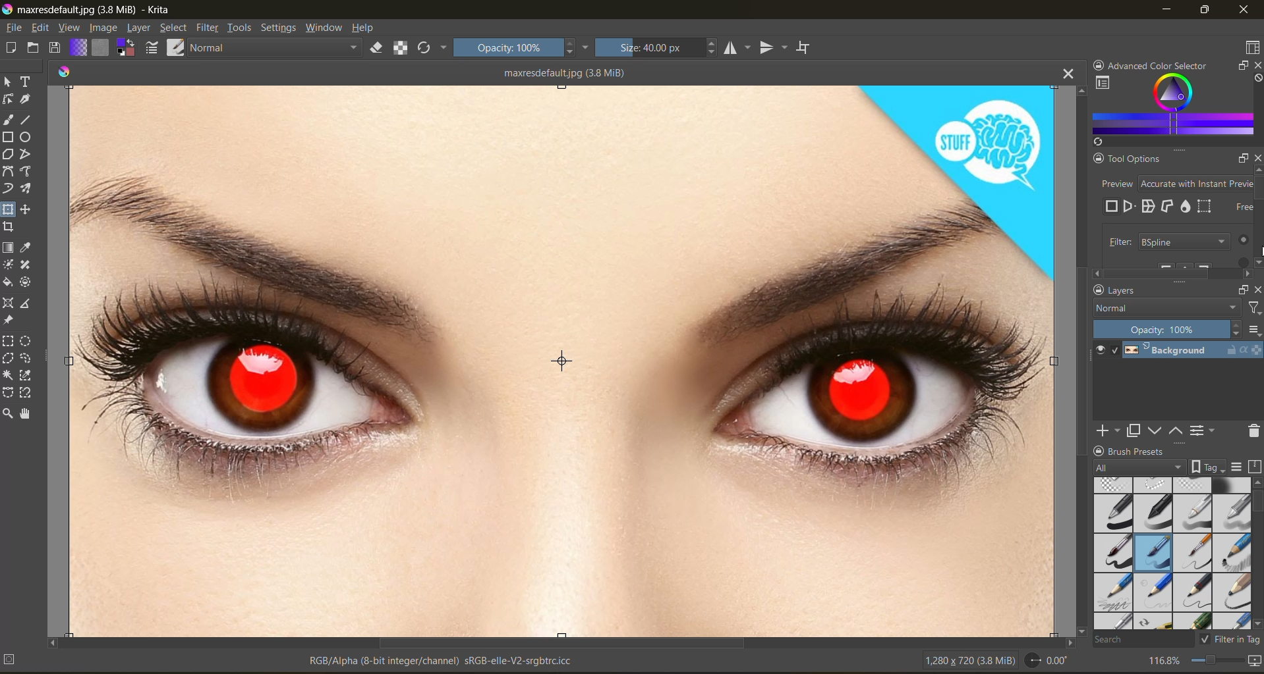  I want to click on reload original preset, so click(428, 48).